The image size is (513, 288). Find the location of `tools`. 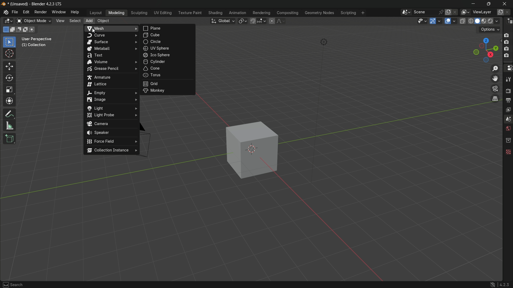

tools is located at coordinates (508, 78).